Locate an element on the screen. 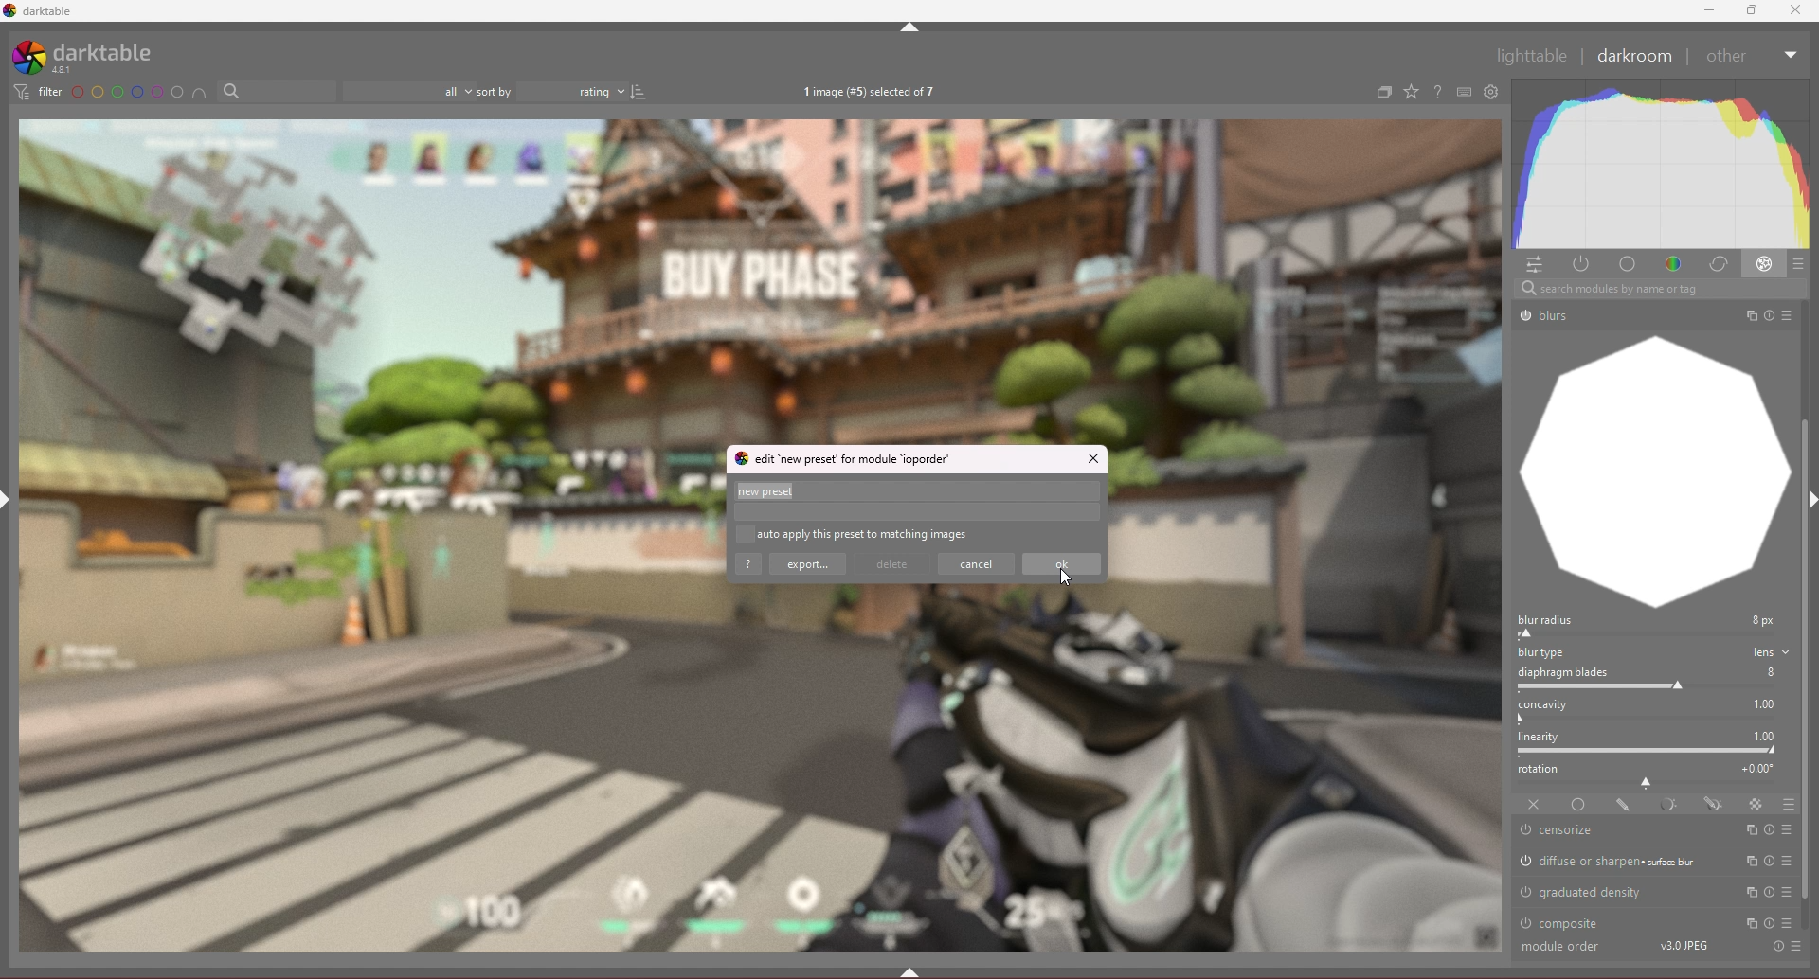 This screenshot has height=979, width=1819. presets is located at coordinates (1787, 861).